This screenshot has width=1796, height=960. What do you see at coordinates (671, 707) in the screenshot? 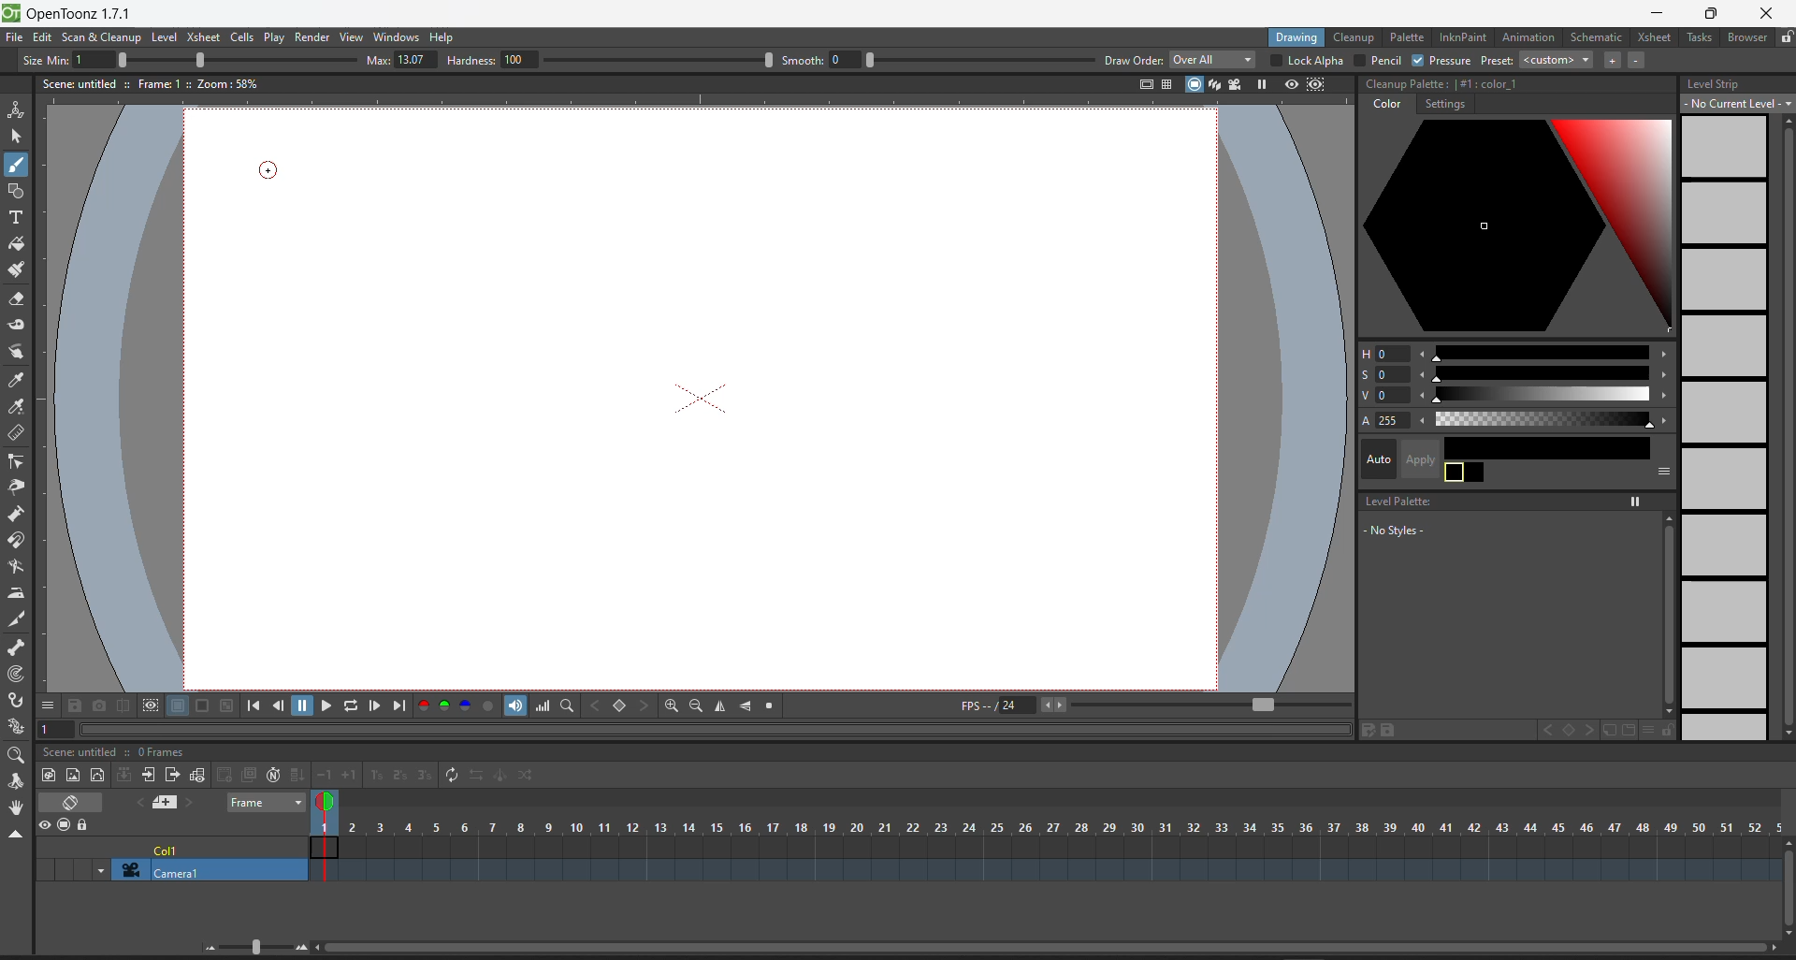
I see `zoom in` at bounding box center [671, 707].